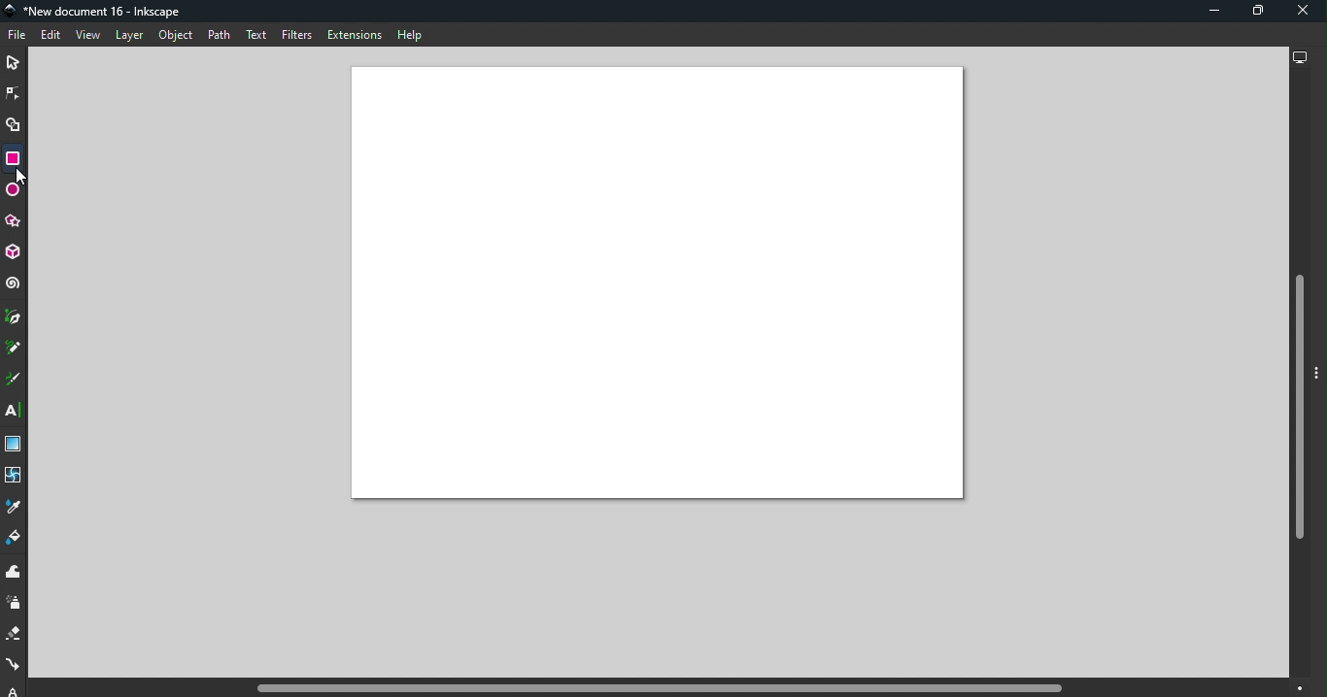  Describe the element at coordinates (1298, 55) in the screenshot. I see `Display options` at that location.